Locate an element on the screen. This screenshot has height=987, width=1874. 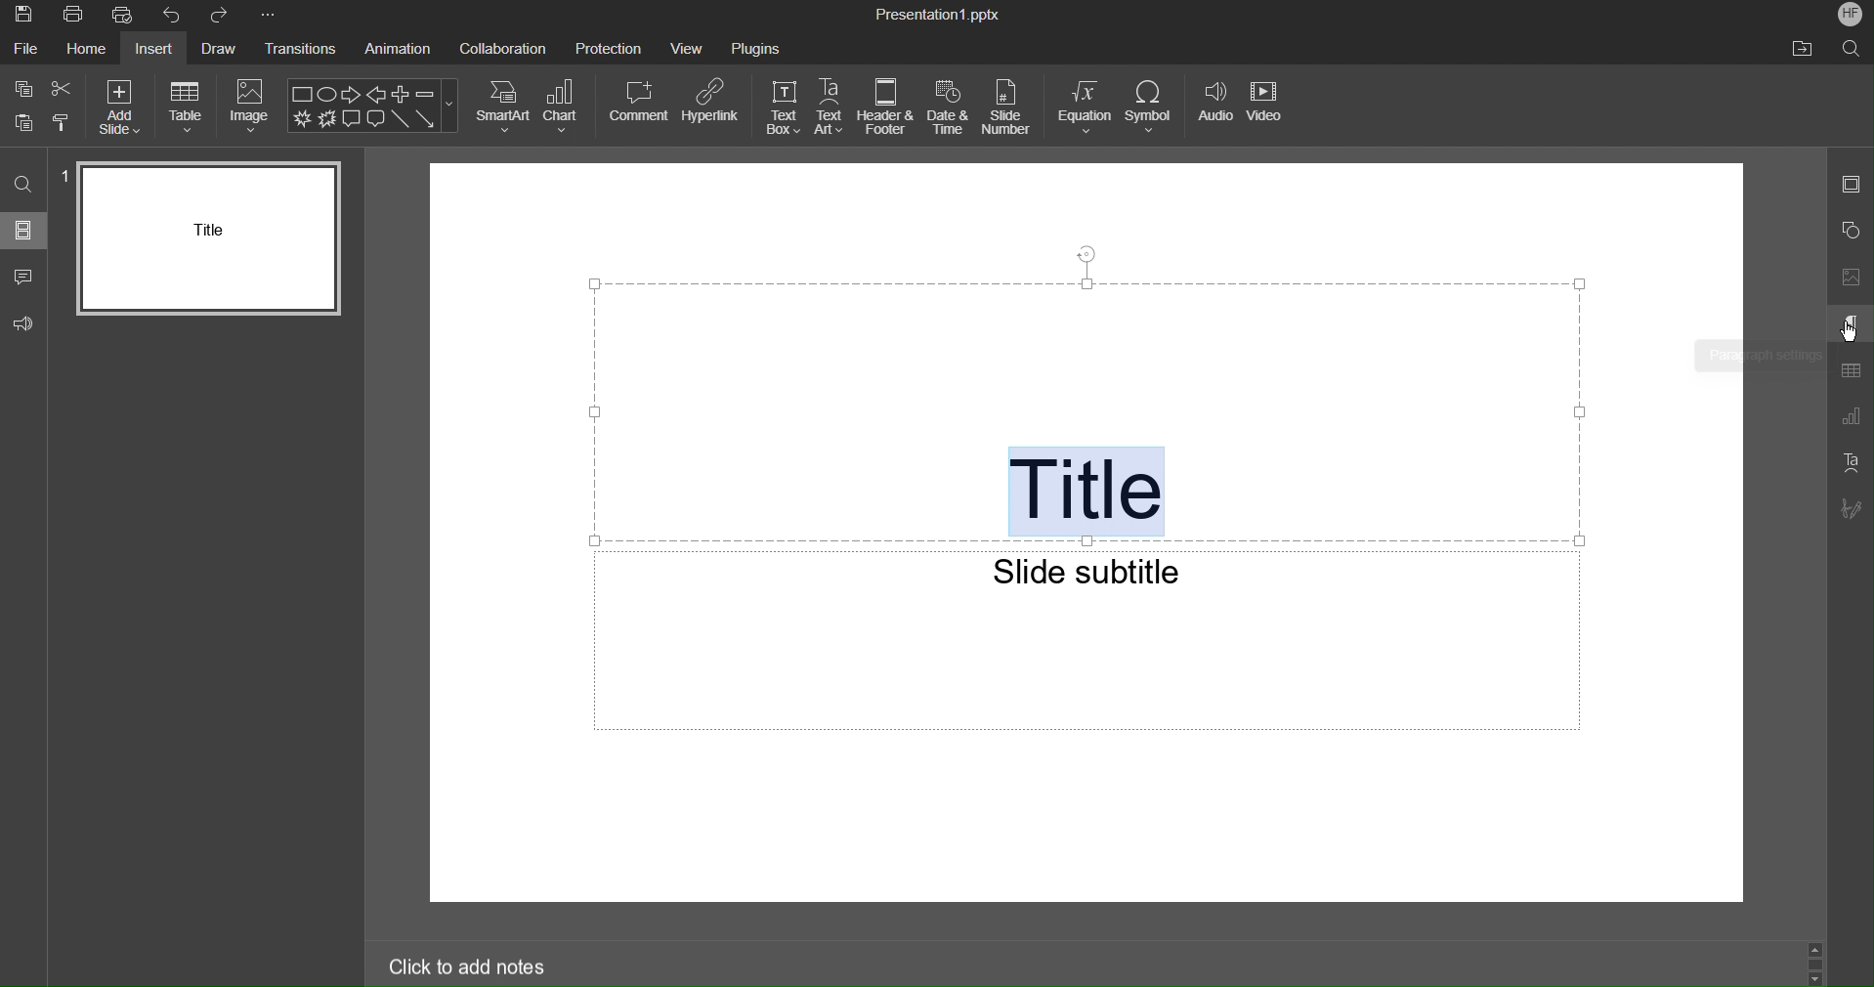
Quick Print is located at coordinates (126, 17).